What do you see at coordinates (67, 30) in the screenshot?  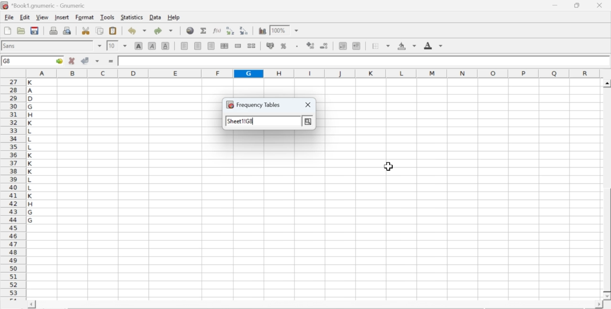 I see `print preview` at bounding box center [67, 30].